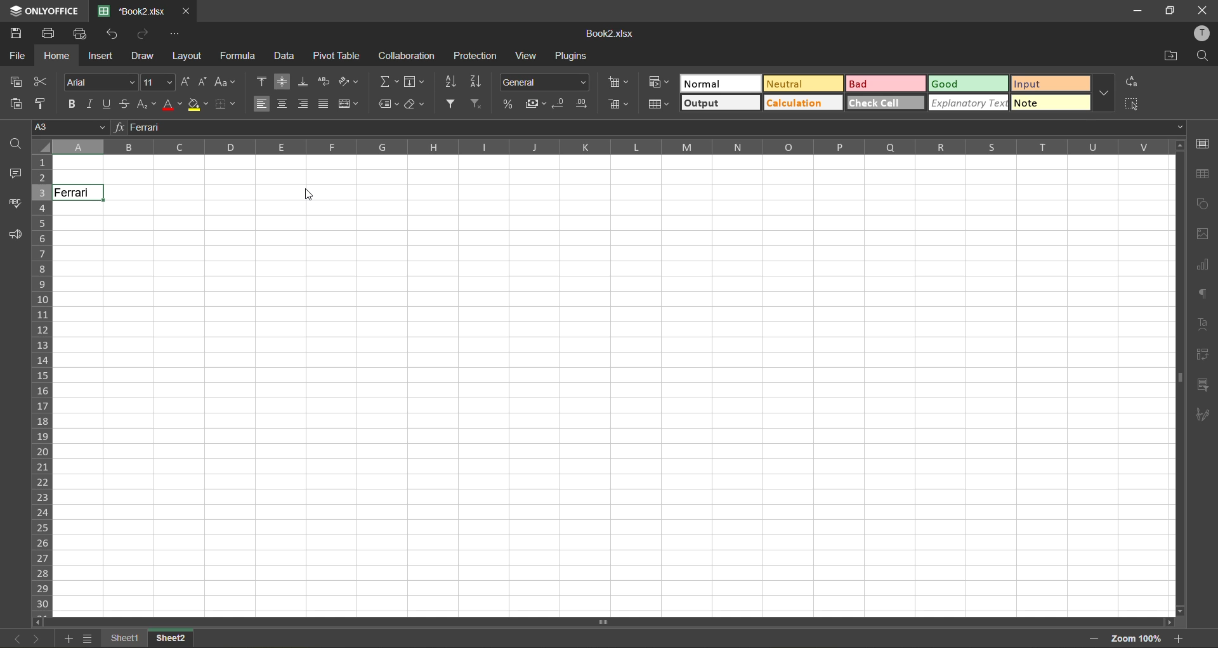 This screenshot has width=1218, height=648. What do you see at coordinates (125, 638) in the screenshot?
I see `sheet names` at bounding box center [125, 638].